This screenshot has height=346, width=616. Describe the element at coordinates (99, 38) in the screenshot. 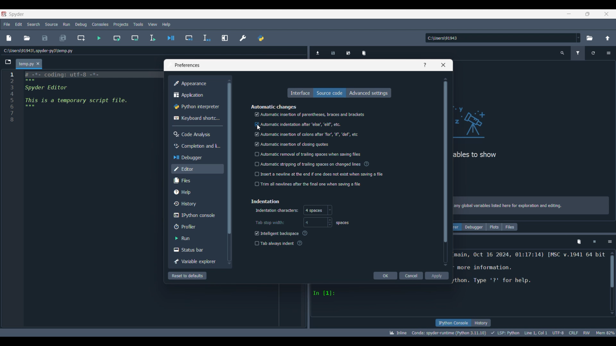

I see `Run file` at that location.